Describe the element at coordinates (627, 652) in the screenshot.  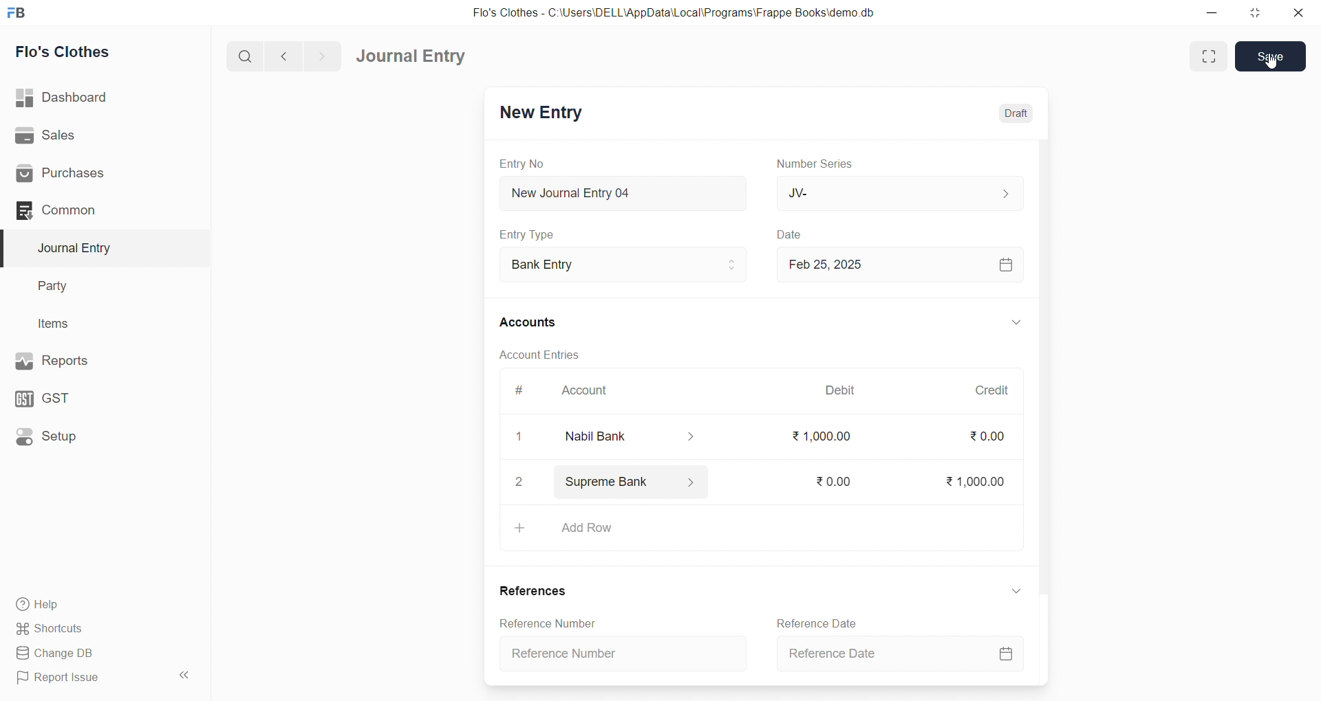
I see `Reference Number` at that location.